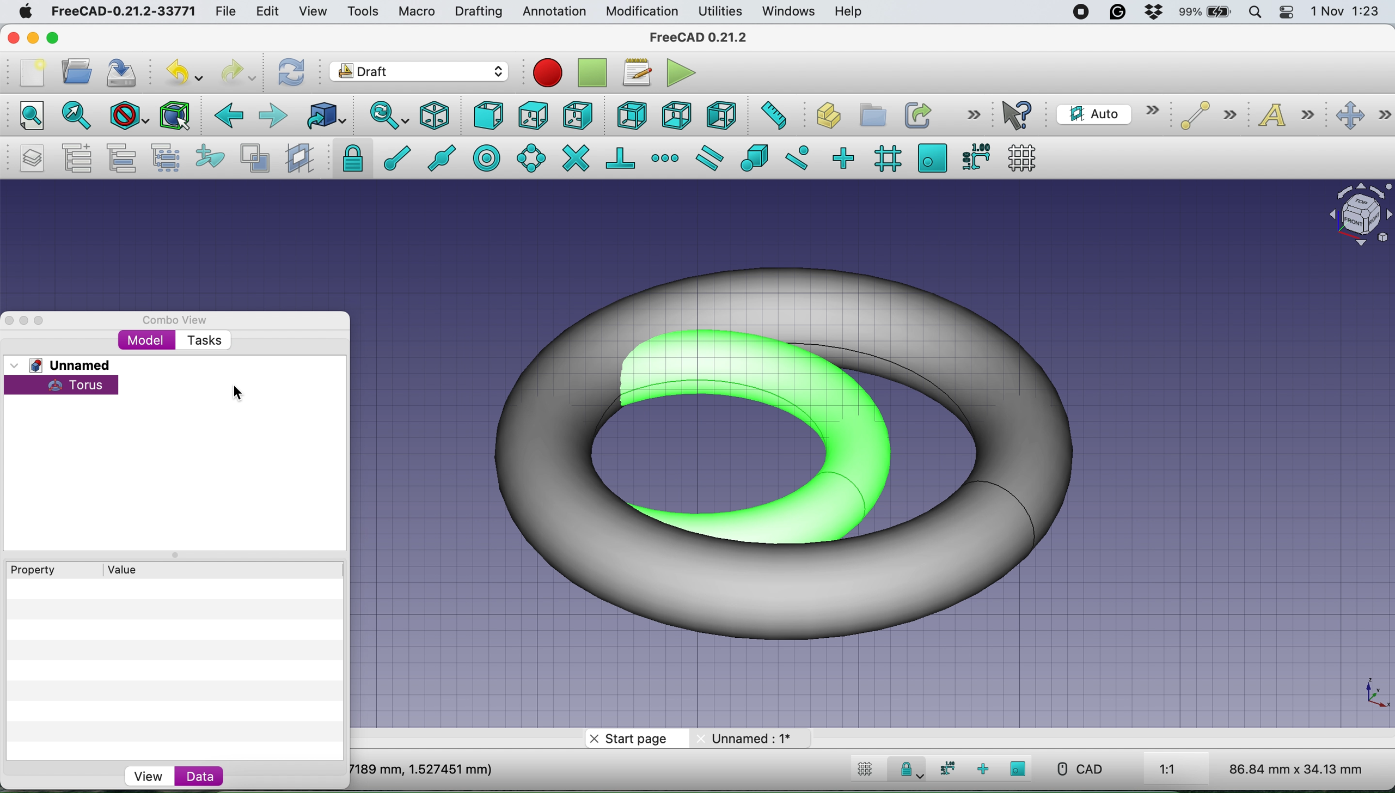 This screenshot has width=1395, height=793. Describe the element at coordinates (270, 12) in the screenshot. I see `edit` at that location.